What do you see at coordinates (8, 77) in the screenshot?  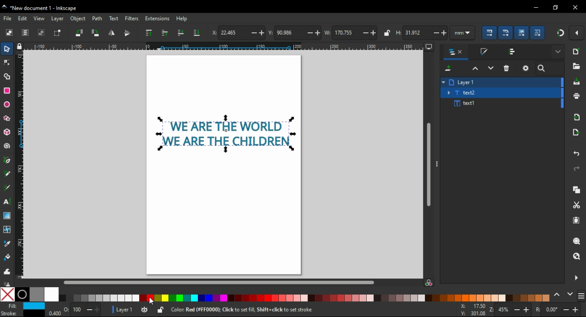 I see `shape builder tool` at bounding box center [8, 77].